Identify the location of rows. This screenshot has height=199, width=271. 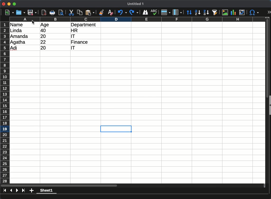
(165, 12).